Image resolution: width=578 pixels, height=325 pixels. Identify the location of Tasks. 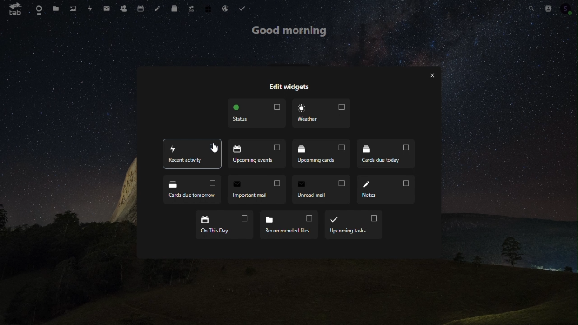
(242, 7).